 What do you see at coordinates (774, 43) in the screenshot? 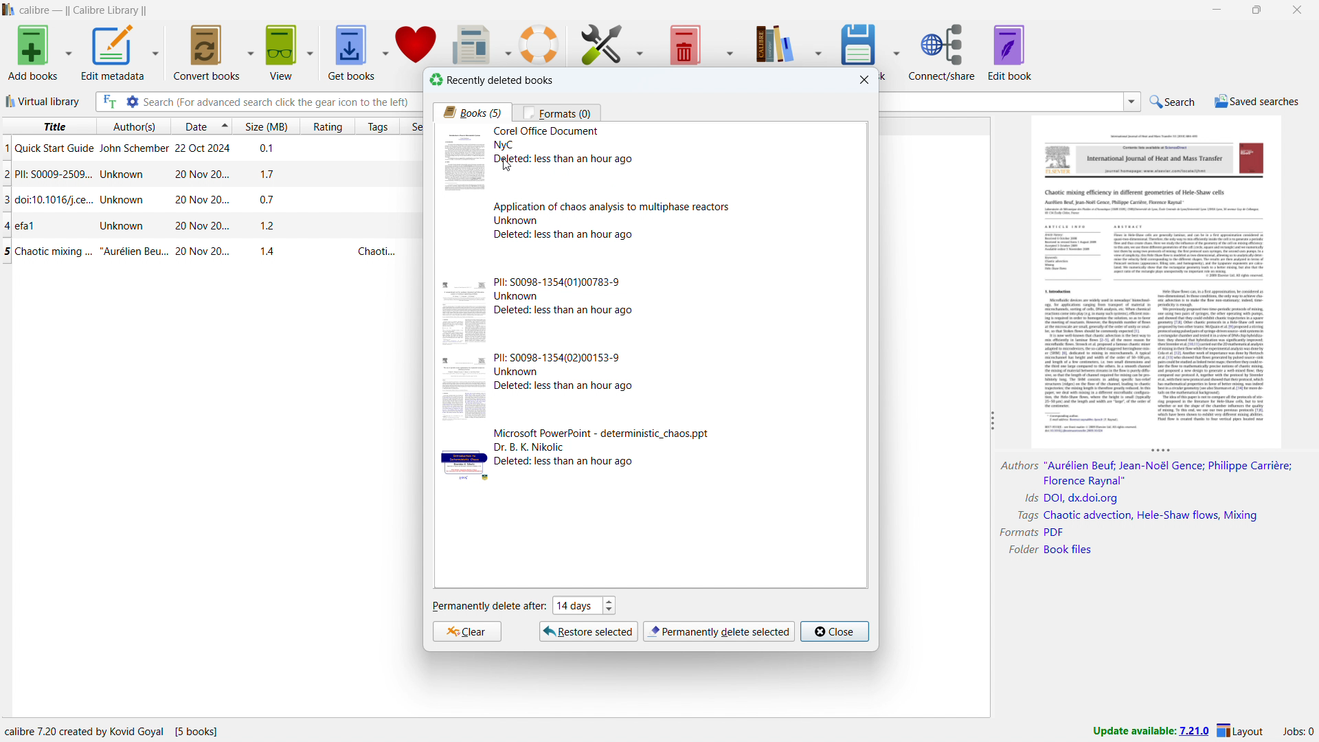
I see `calibre library` at bounding box center [774, 43].